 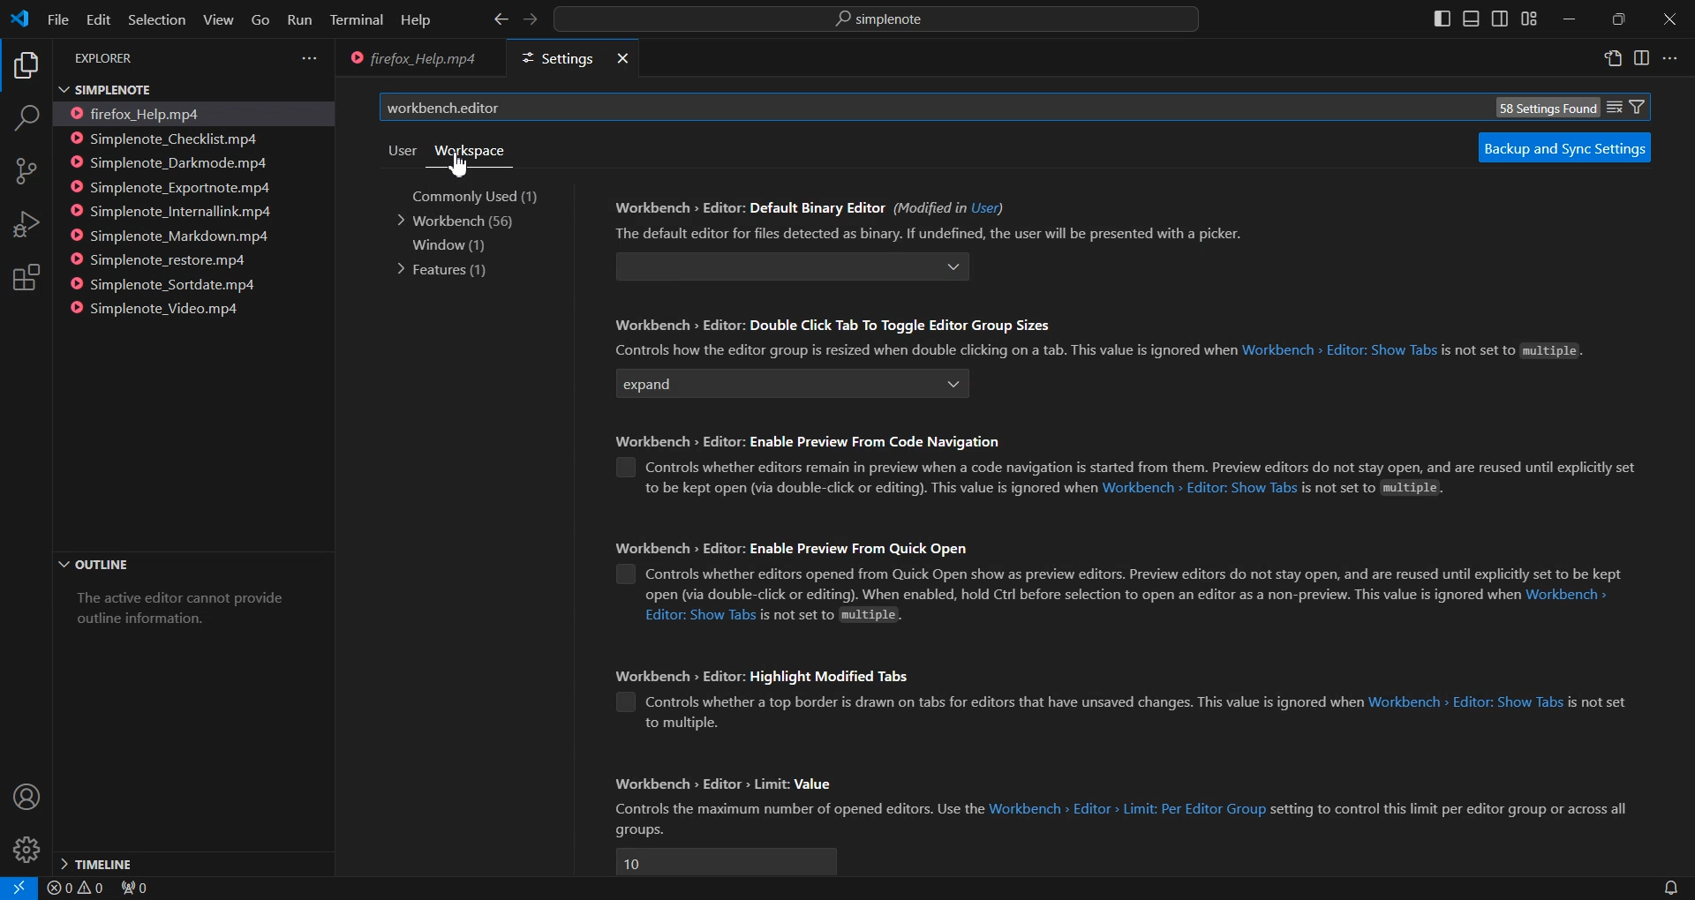 What do you see at coordinates (1512, 354) in the screenshot?
I see `is not to set multiple` at bounding box center [1512, 354].